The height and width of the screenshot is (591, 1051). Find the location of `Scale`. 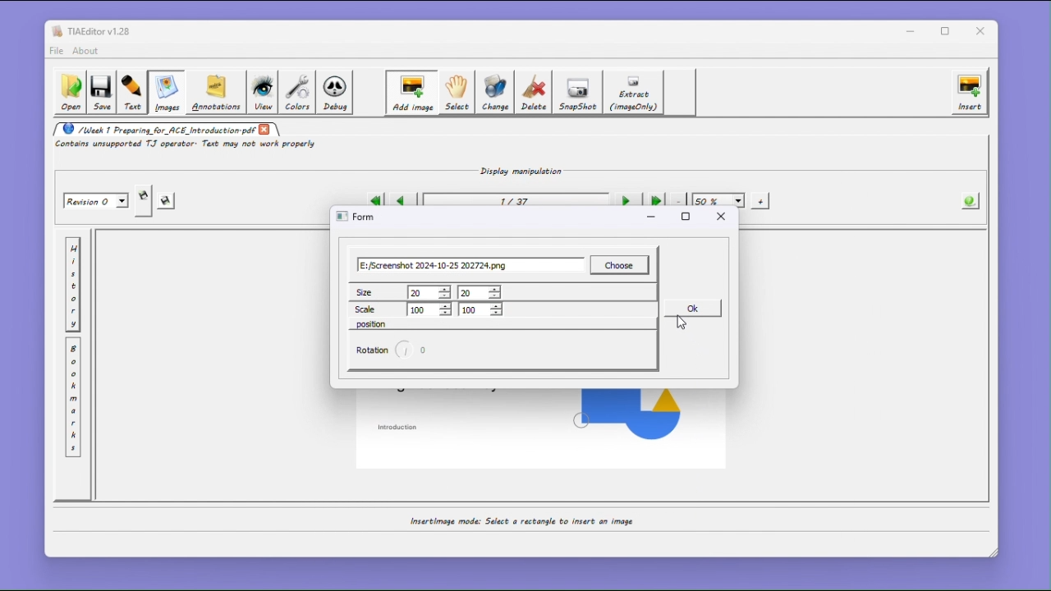

Scale is located at coordinates (377, 309).